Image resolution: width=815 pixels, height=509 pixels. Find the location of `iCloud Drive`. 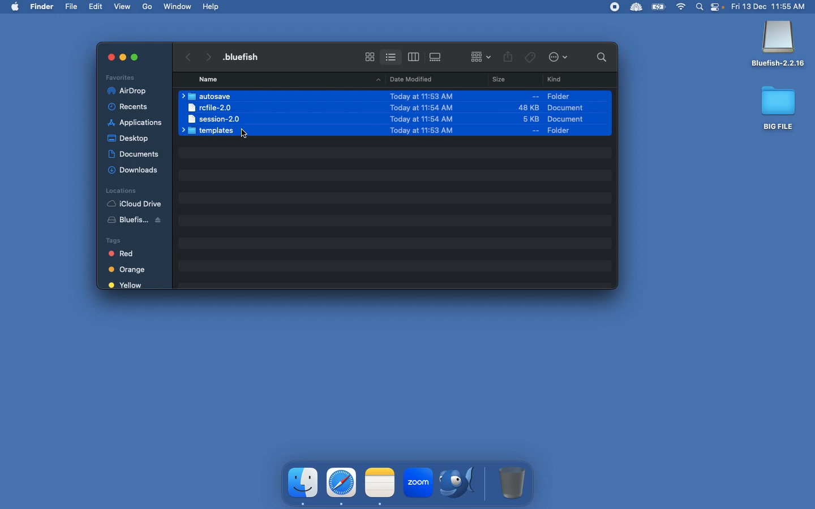

iCloud Drive is located at coordinates (134, 204).